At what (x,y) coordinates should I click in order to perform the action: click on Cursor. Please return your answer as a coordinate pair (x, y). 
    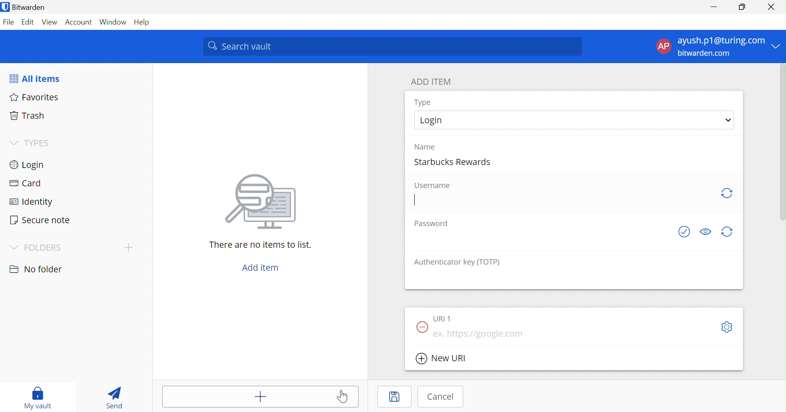
    Looking at the image, I should click on (344, 396).